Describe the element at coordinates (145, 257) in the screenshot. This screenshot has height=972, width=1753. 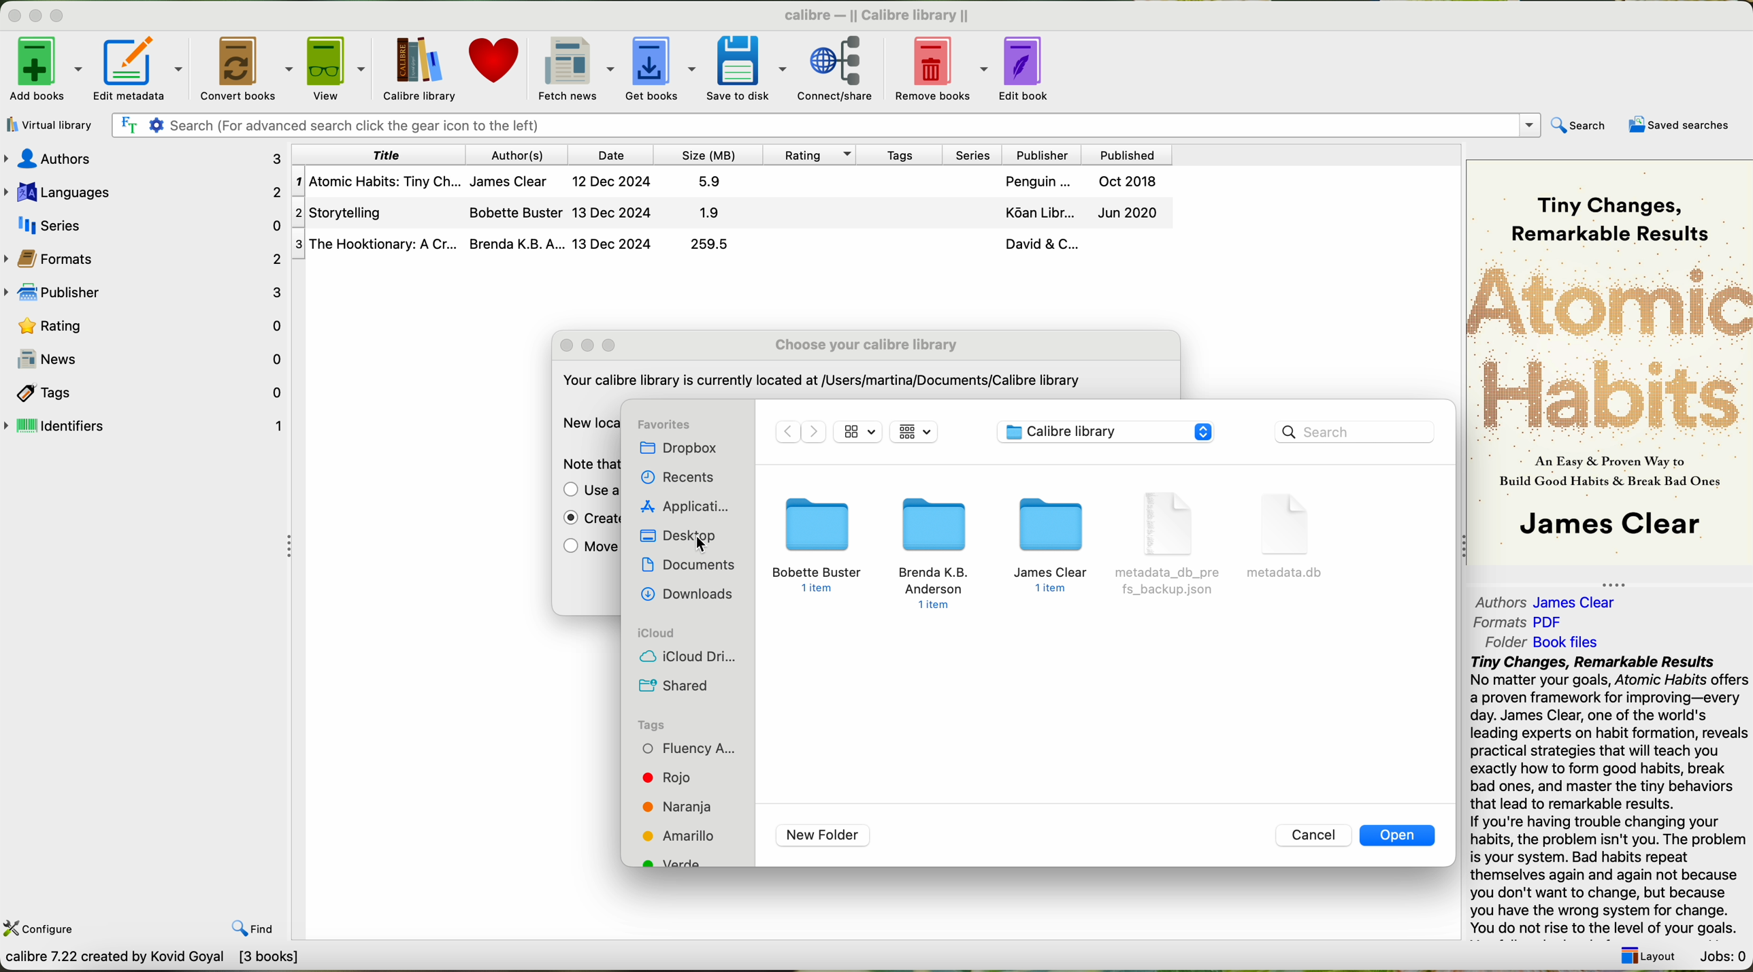
I see `formats` at that location.